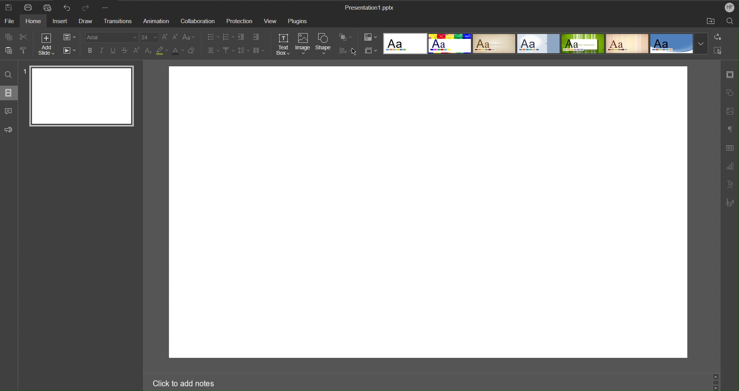  I want to click on Colors, so click(370, 38).